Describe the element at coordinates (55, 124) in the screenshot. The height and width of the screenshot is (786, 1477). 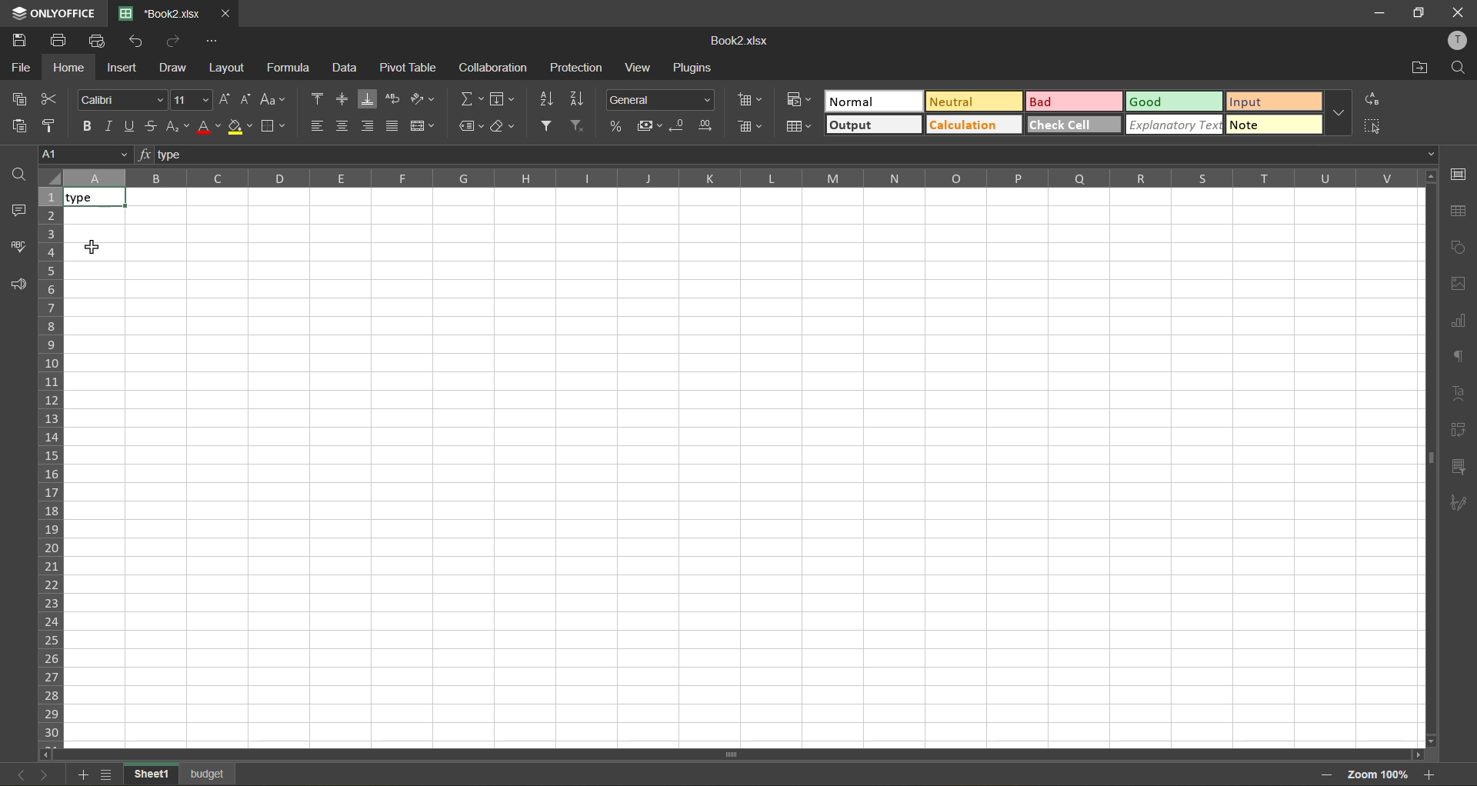
I see `copy style` at that location.